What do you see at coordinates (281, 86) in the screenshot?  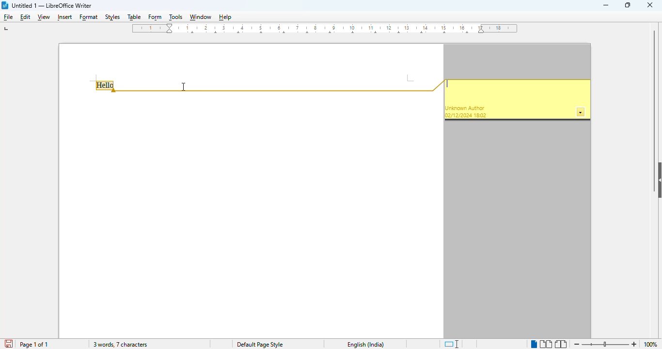 I see `comment anchor` at bounding box center [281, 86].